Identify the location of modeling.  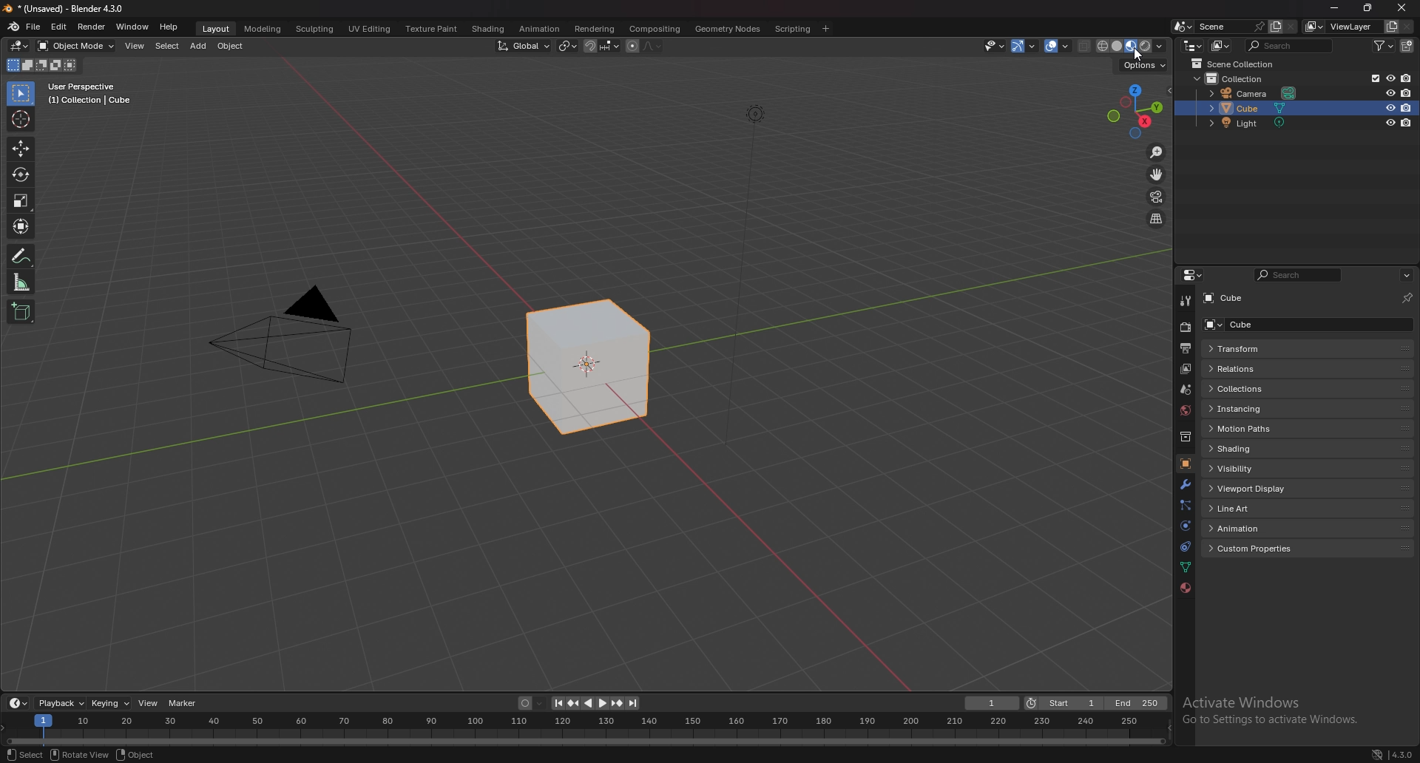
(263, 30).